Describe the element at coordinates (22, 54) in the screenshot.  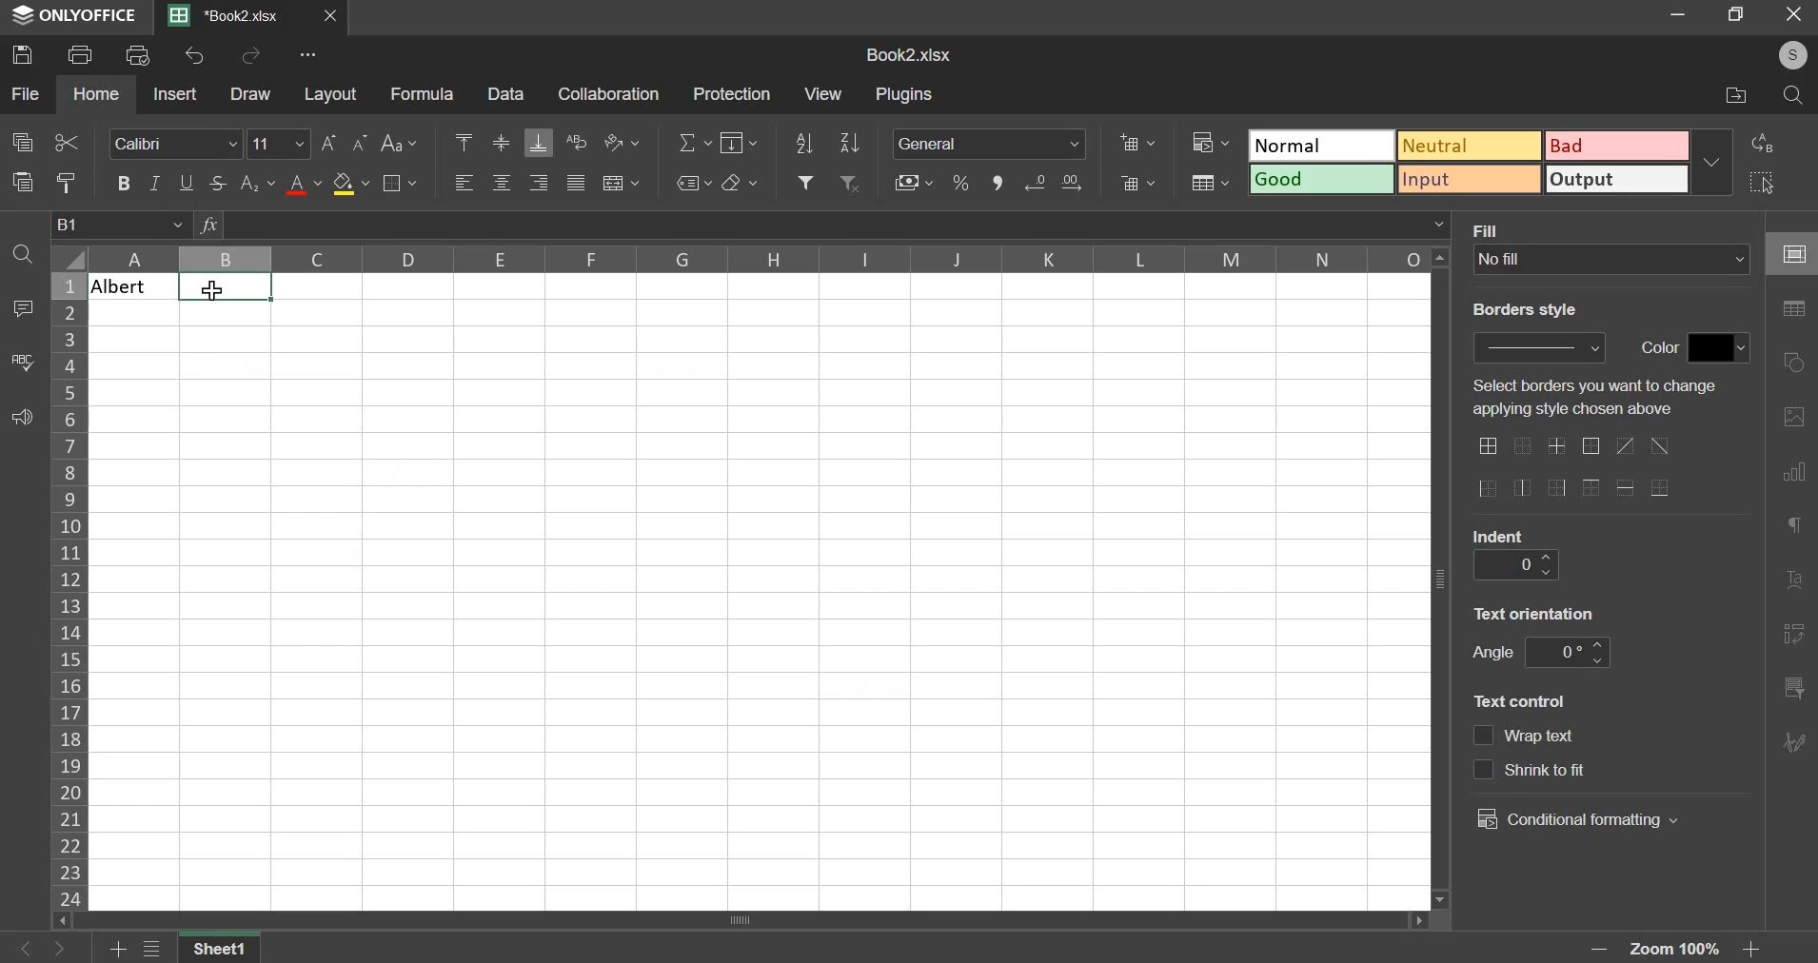
I see `save` at that location.